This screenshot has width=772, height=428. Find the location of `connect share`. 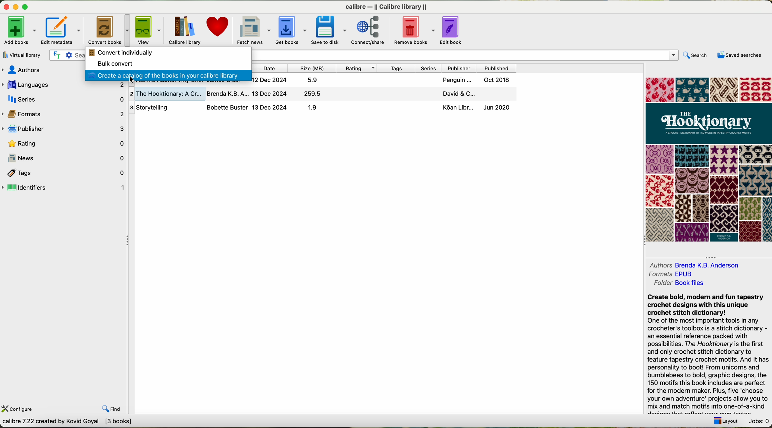

connect share is located at coordinates (371, 31).